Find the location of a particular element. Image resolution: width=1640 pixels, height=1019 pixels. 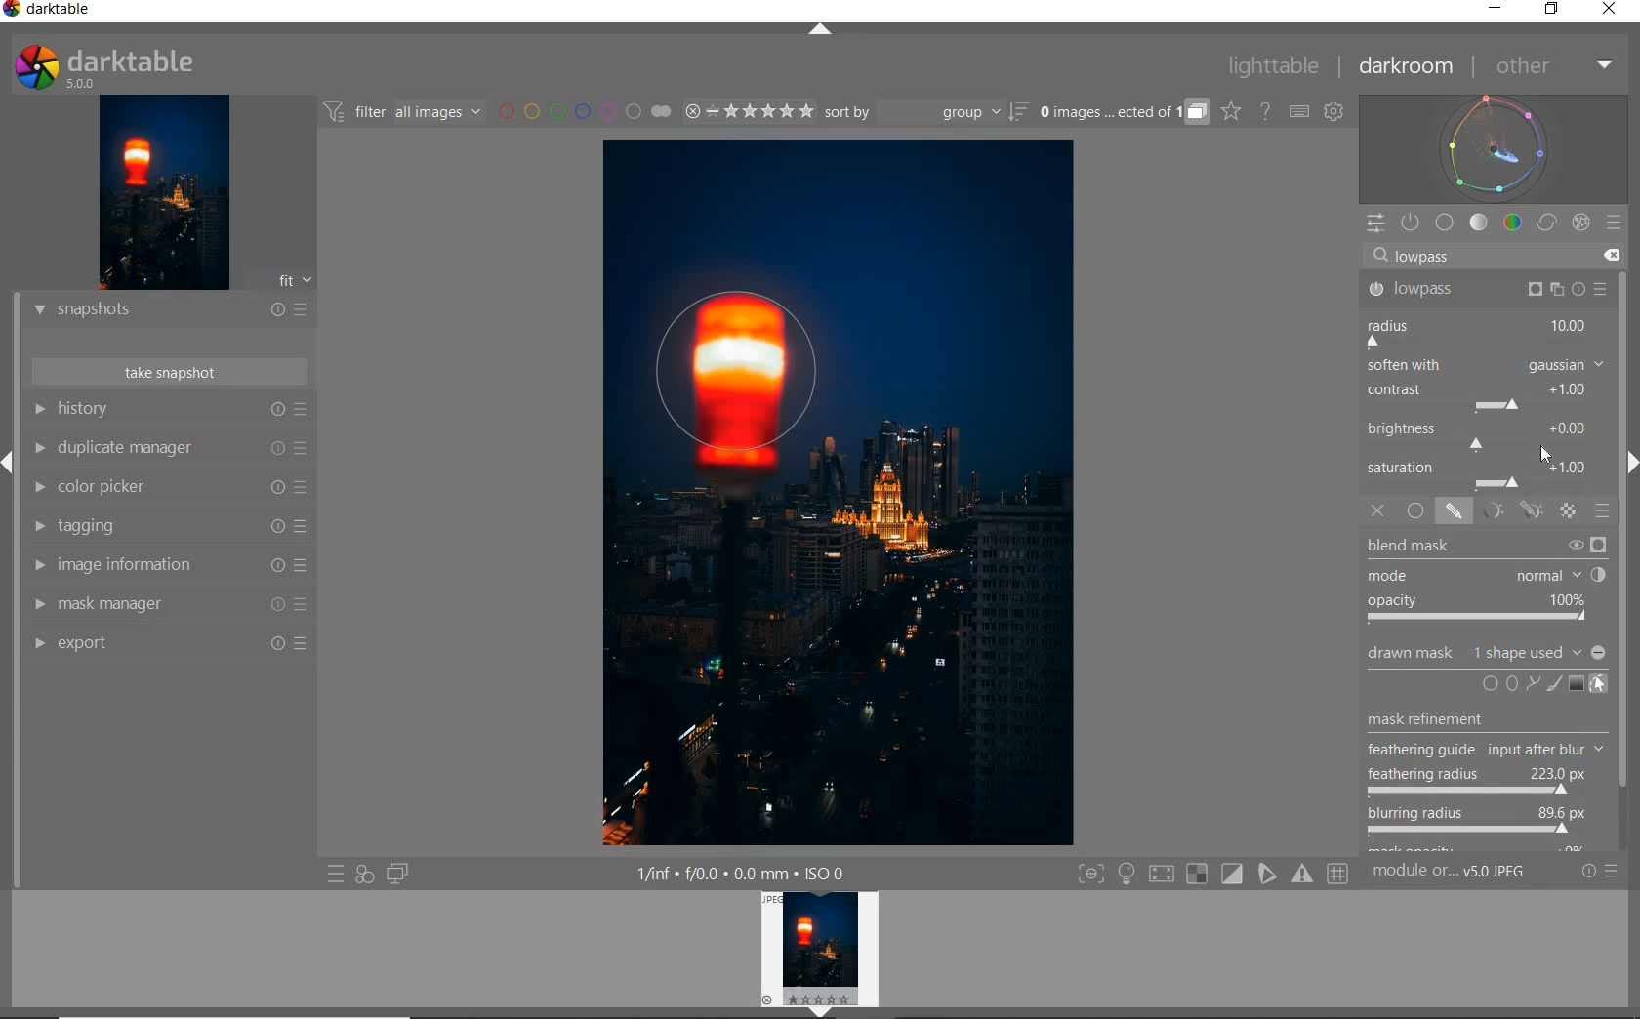

MASK OPTIONS is located at coordinates (1509, 511).